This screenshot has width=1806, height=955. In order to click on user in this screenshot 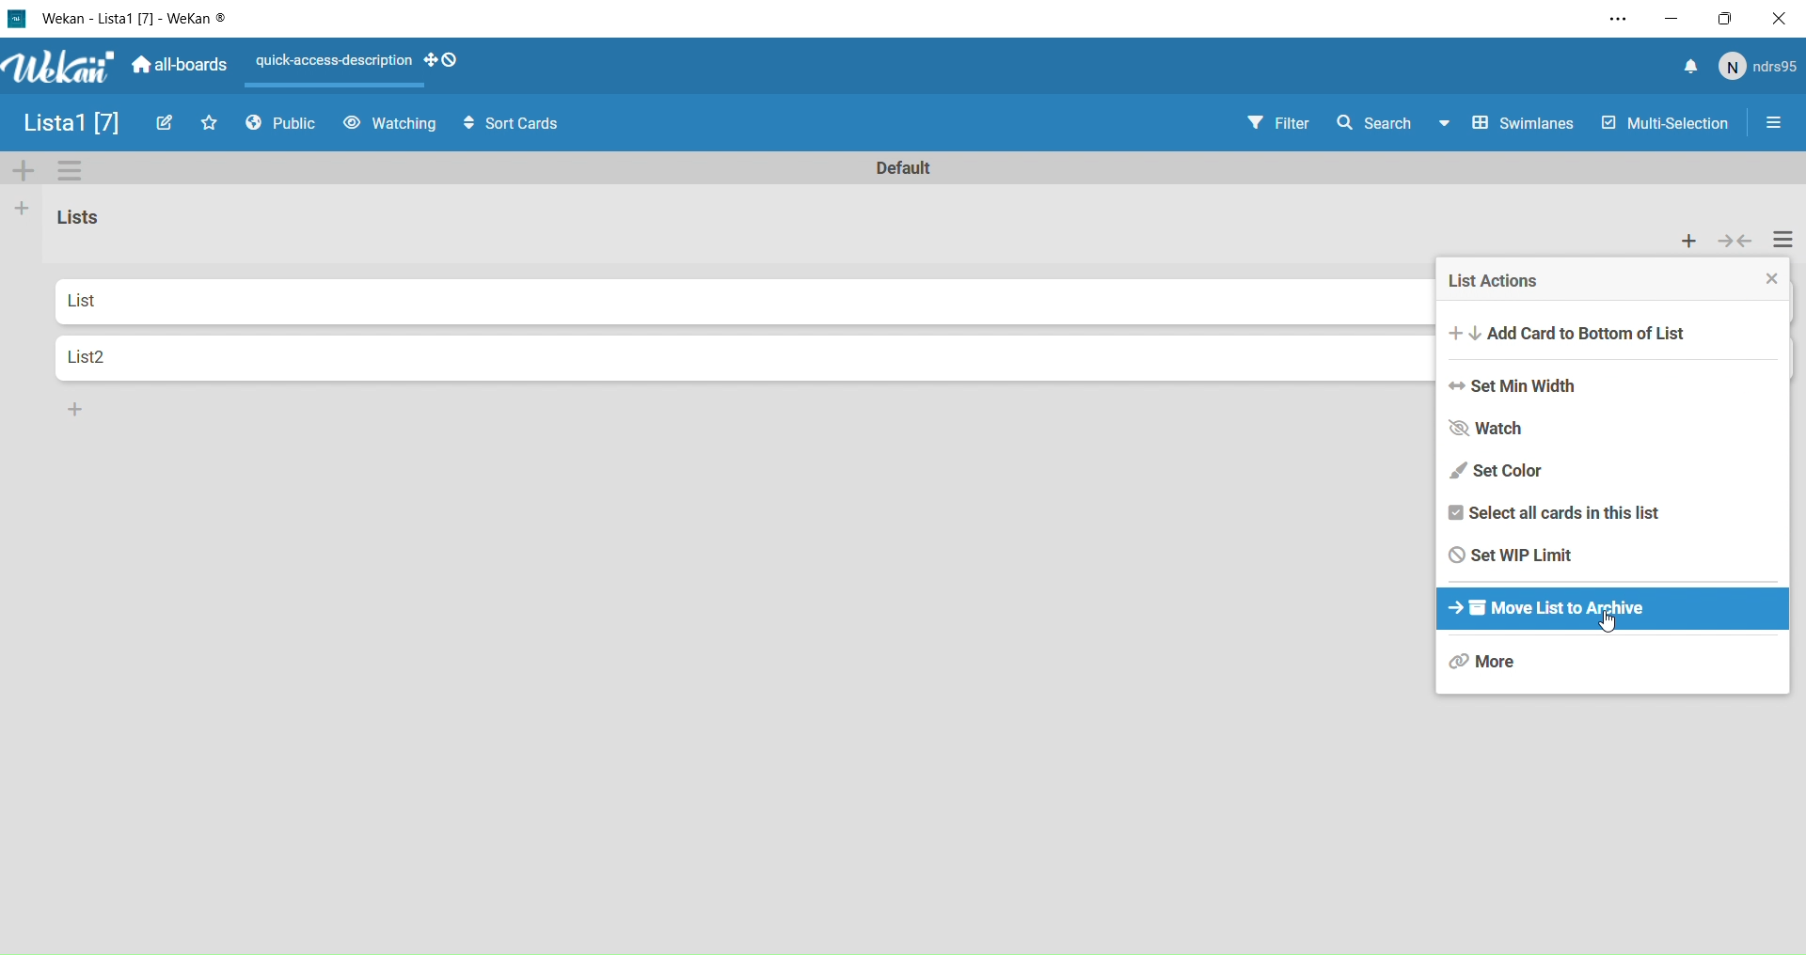, I will do `click(1761, 70)`.